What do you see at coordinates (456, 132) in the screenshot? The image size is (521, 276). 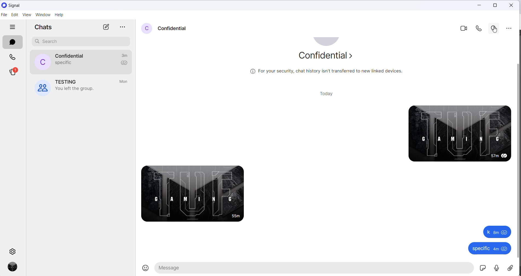 I see `sent messages` at bounding box center [456, 132].